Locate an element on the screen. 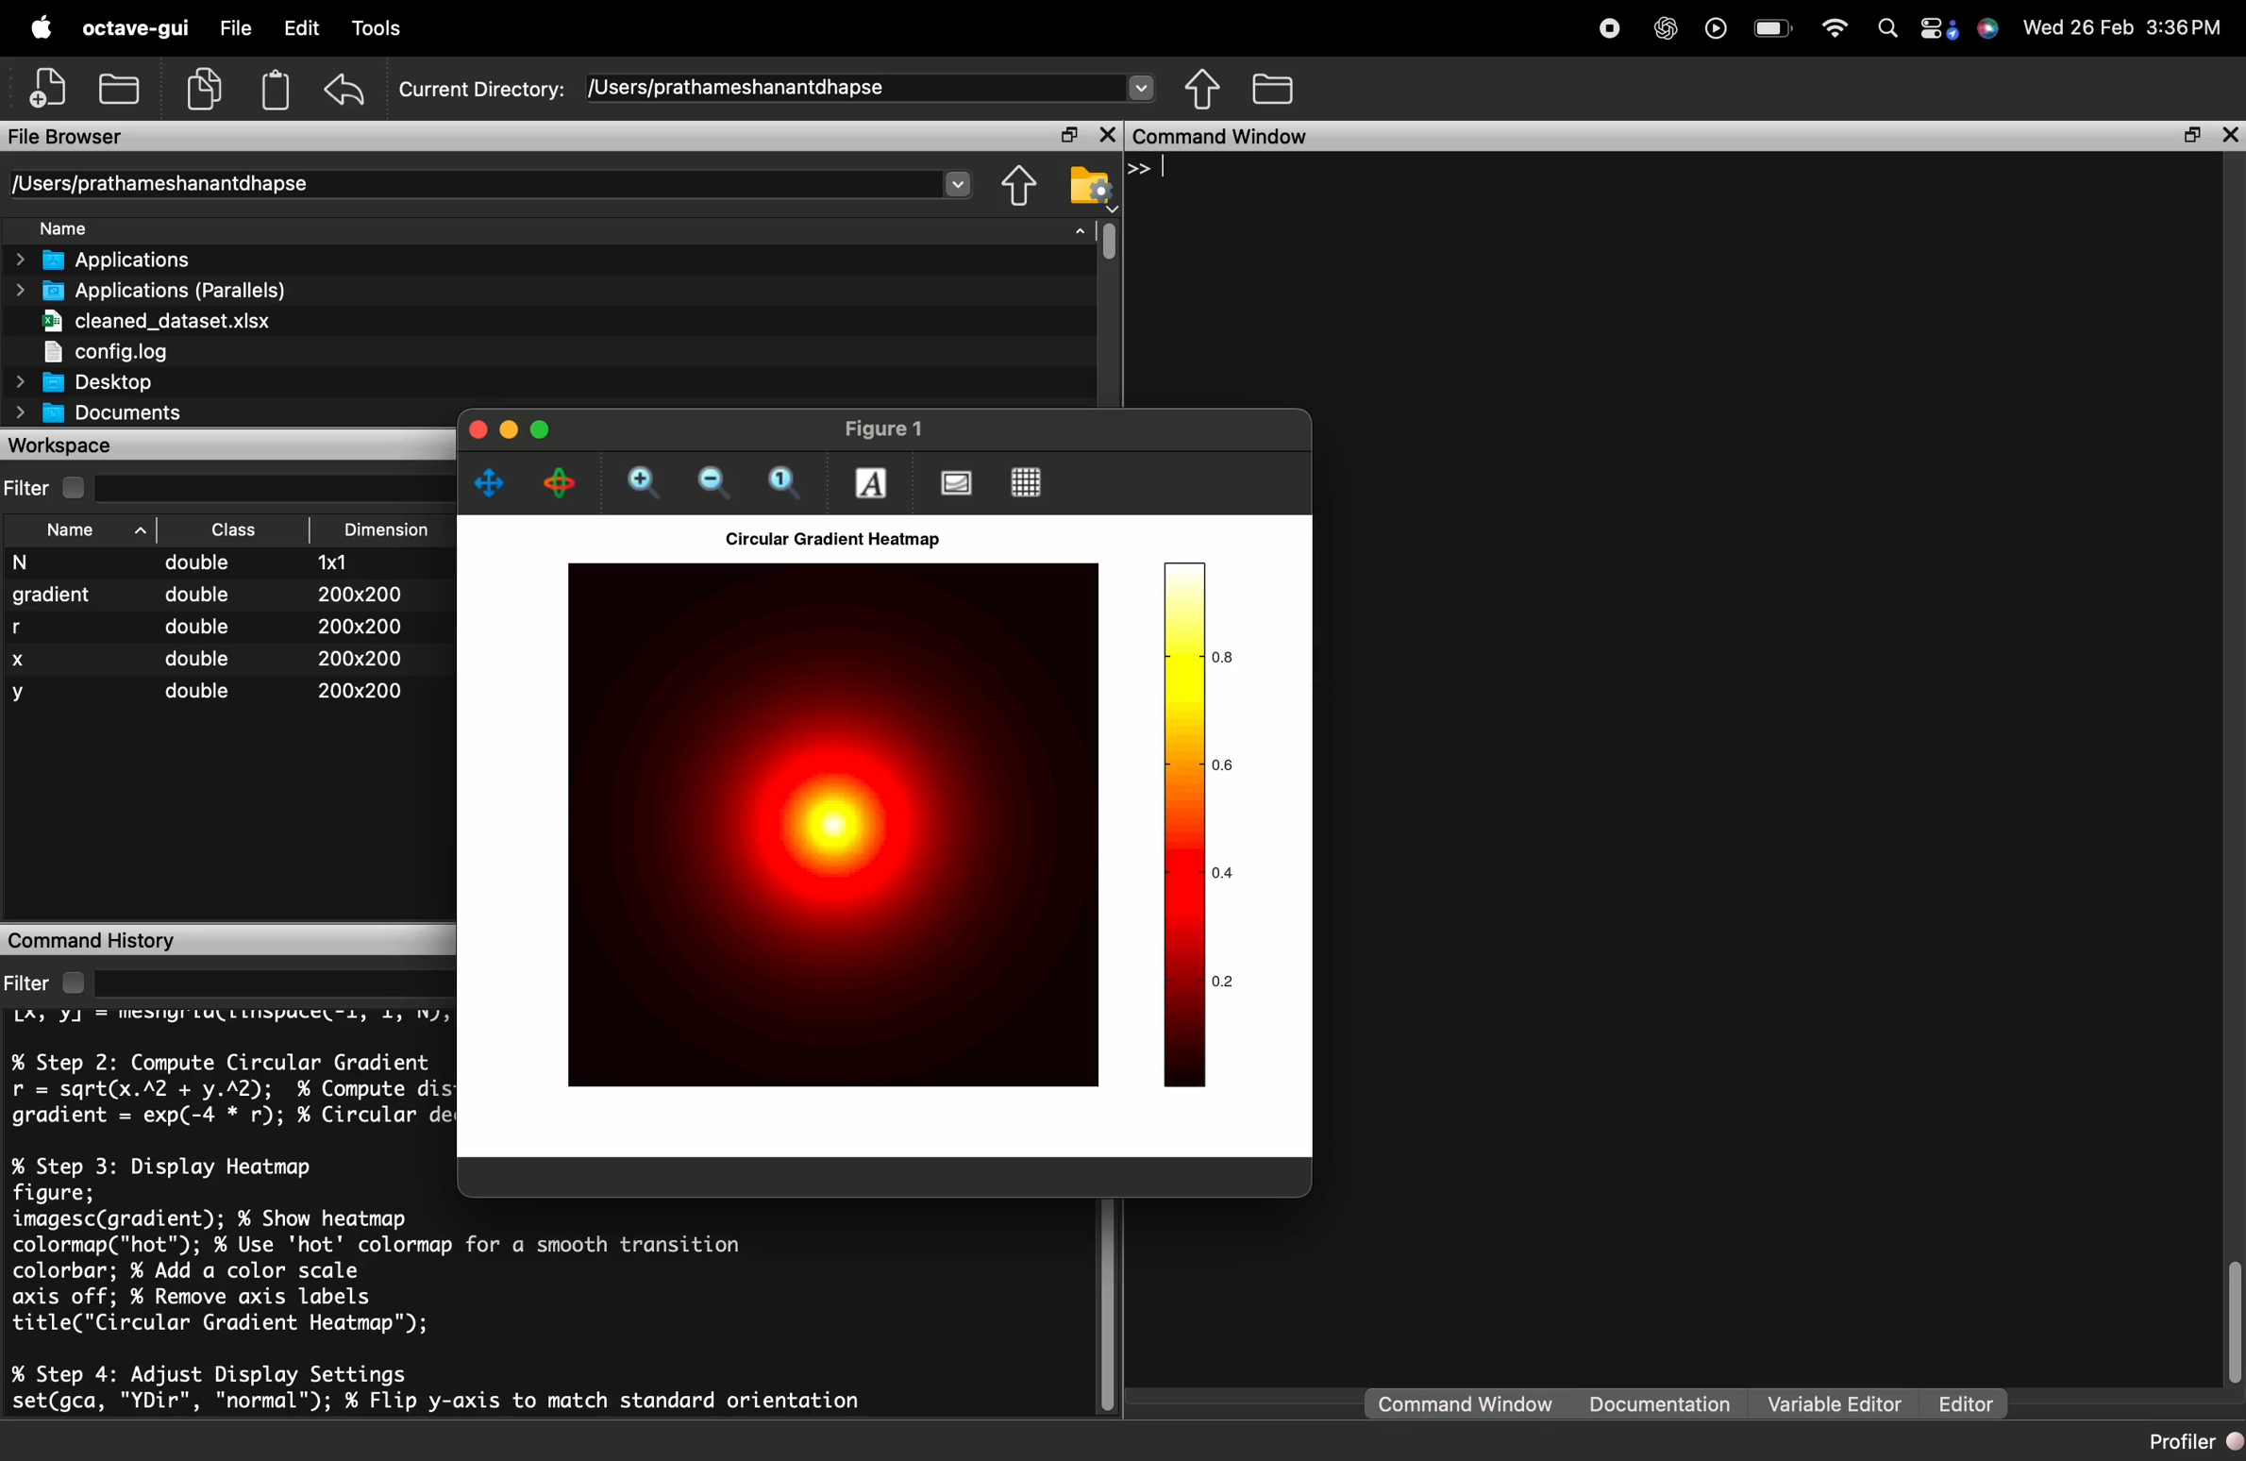 This screenshot has height=1461, width=2246. close is located at coordinates (477, 432).